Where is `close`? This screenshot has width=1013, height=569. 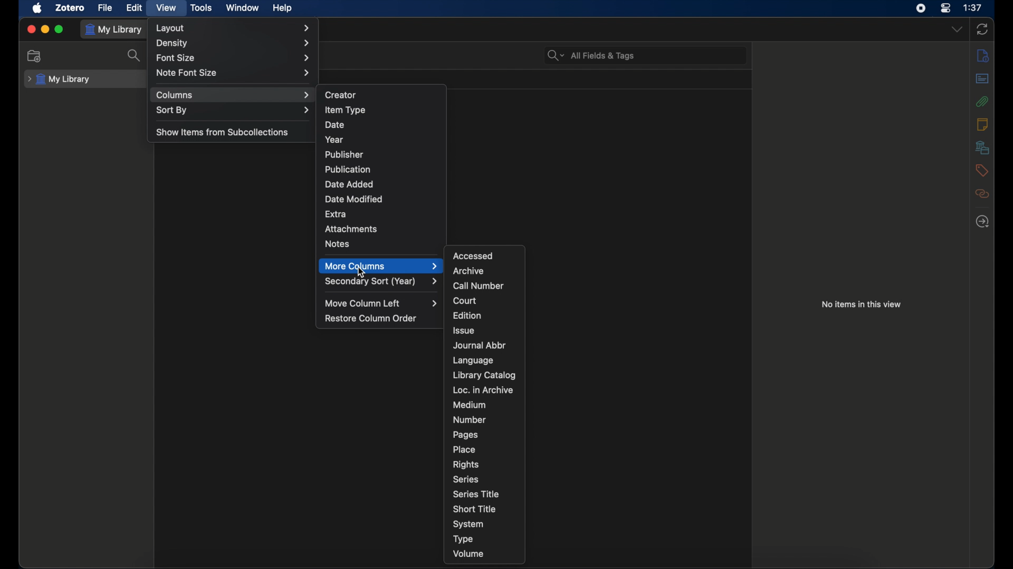 close is located at coordinates (30, 29).